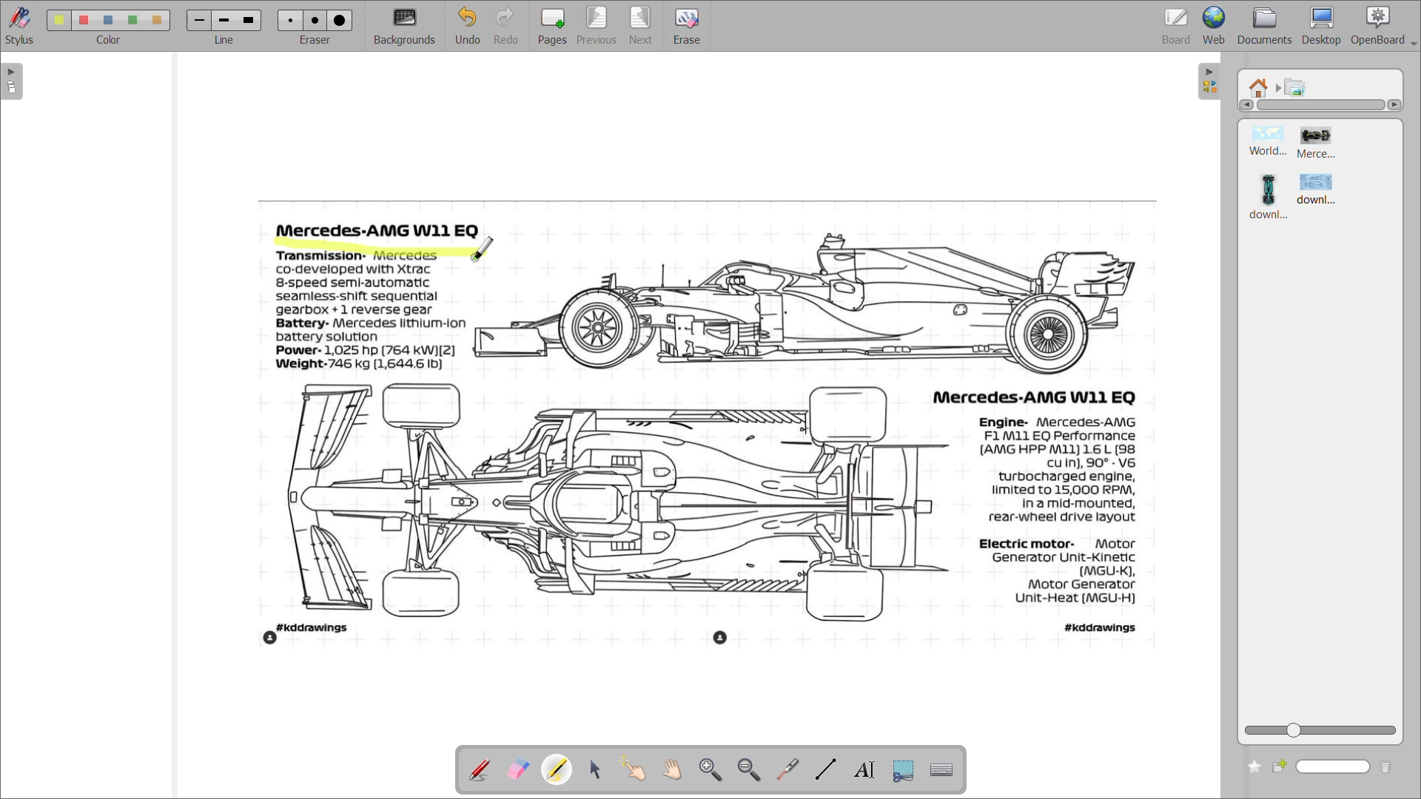 The width and height of the screenshot is (1421, 799). I want to click on stylus, so click(19, 26).